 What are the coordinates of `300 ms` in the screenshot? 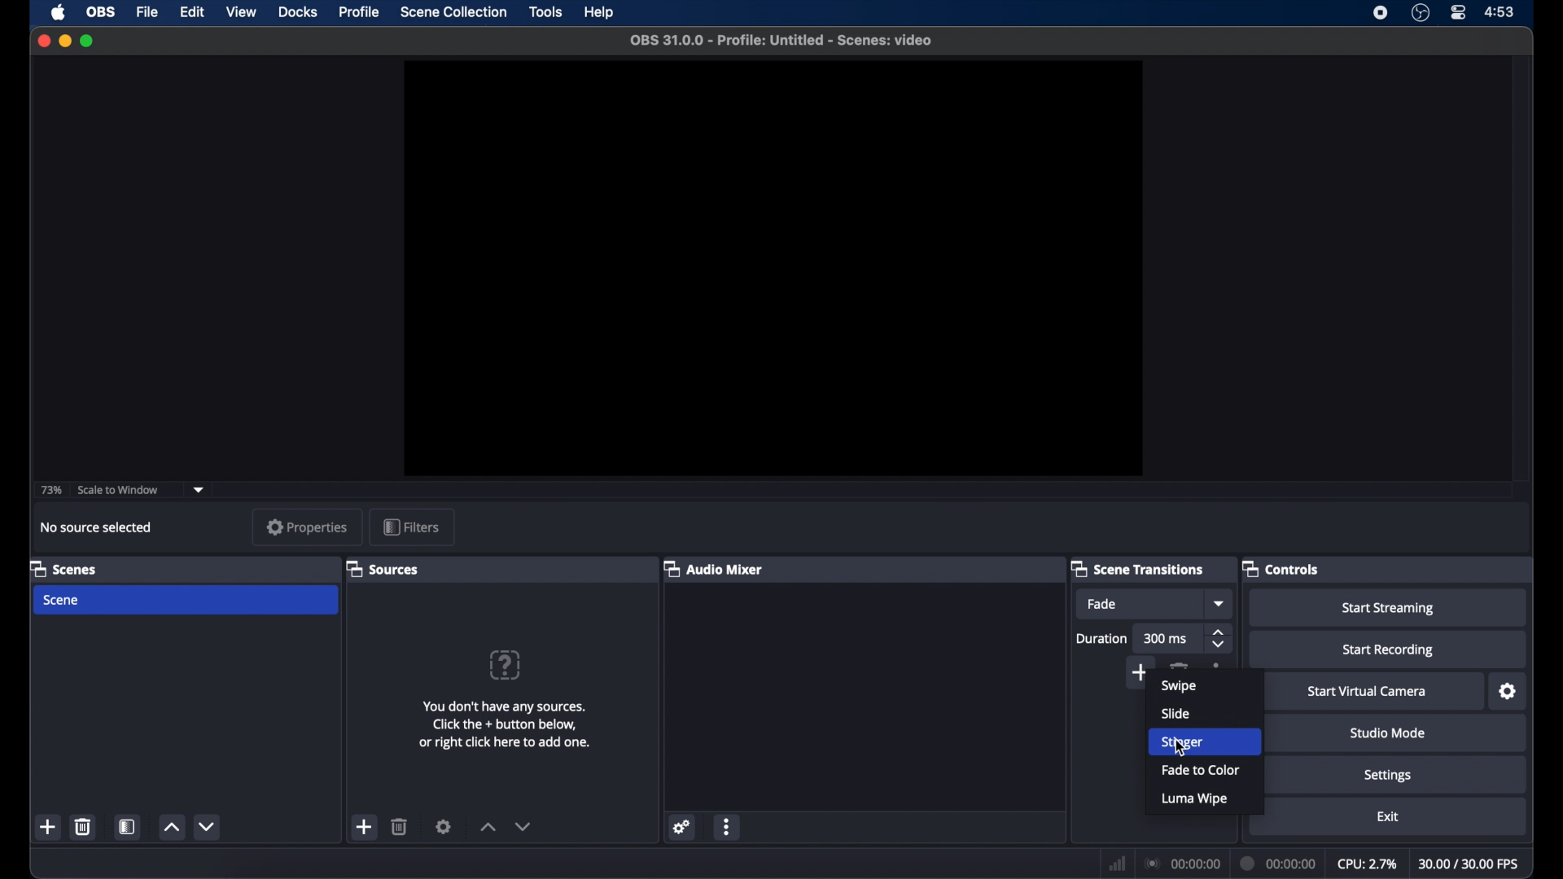 It's located at (1167, 638).